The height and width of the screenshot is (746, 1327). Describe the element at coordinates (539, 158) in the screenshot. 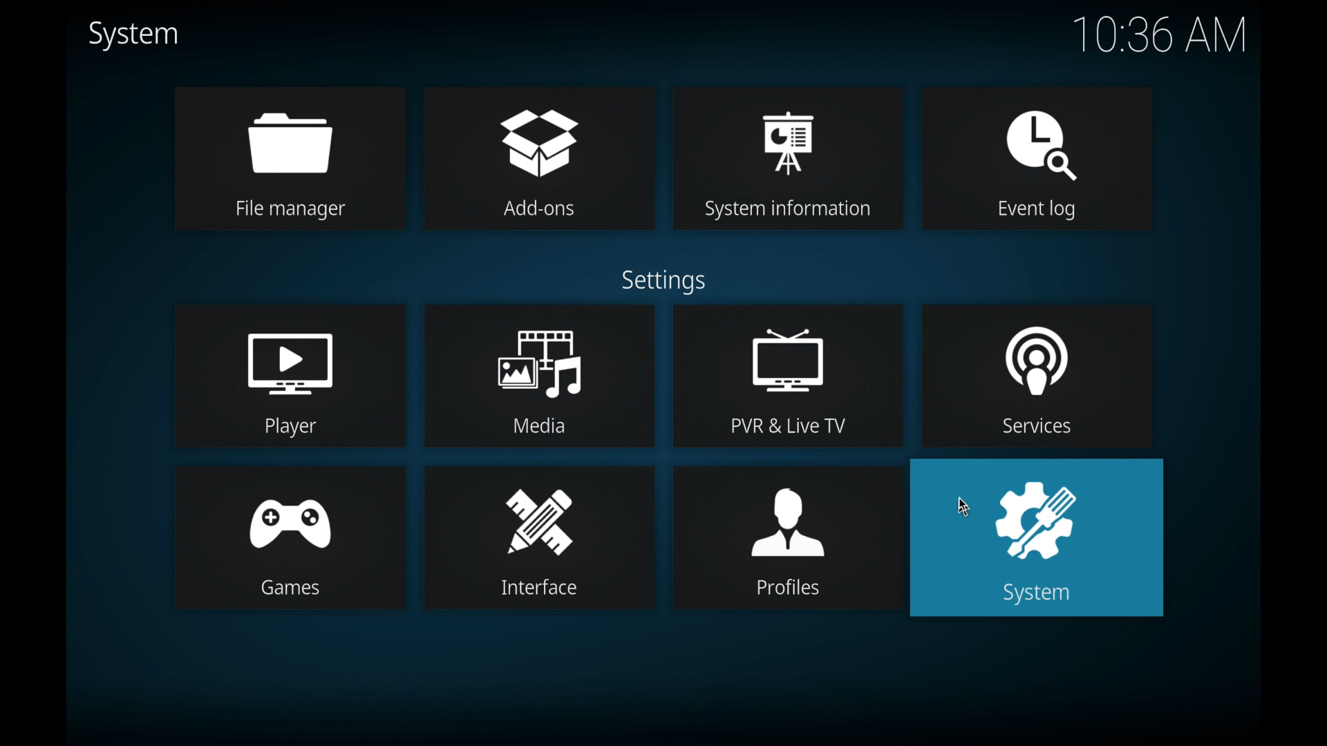

I see `add-ons` at that location.